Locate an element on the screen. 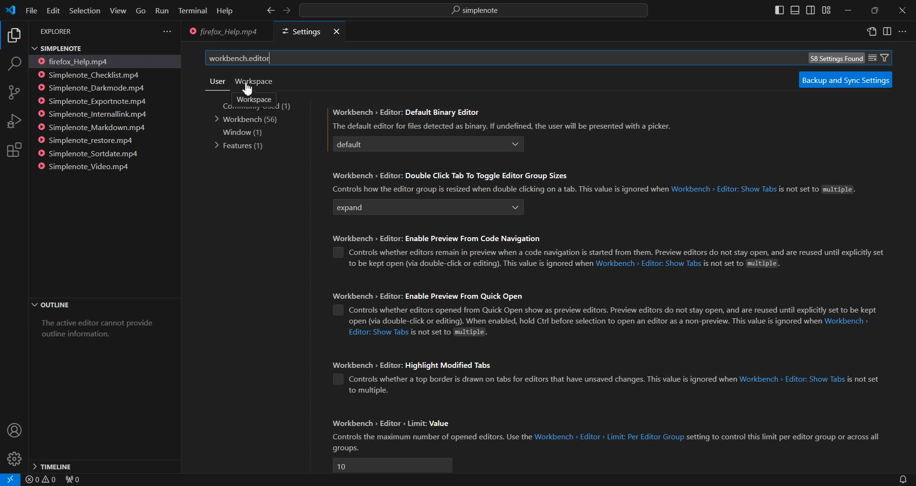 Image resolution: width=916 pixels, height=486 pixels. firefox_Help.mp4 is located at coordinates (79, 61).